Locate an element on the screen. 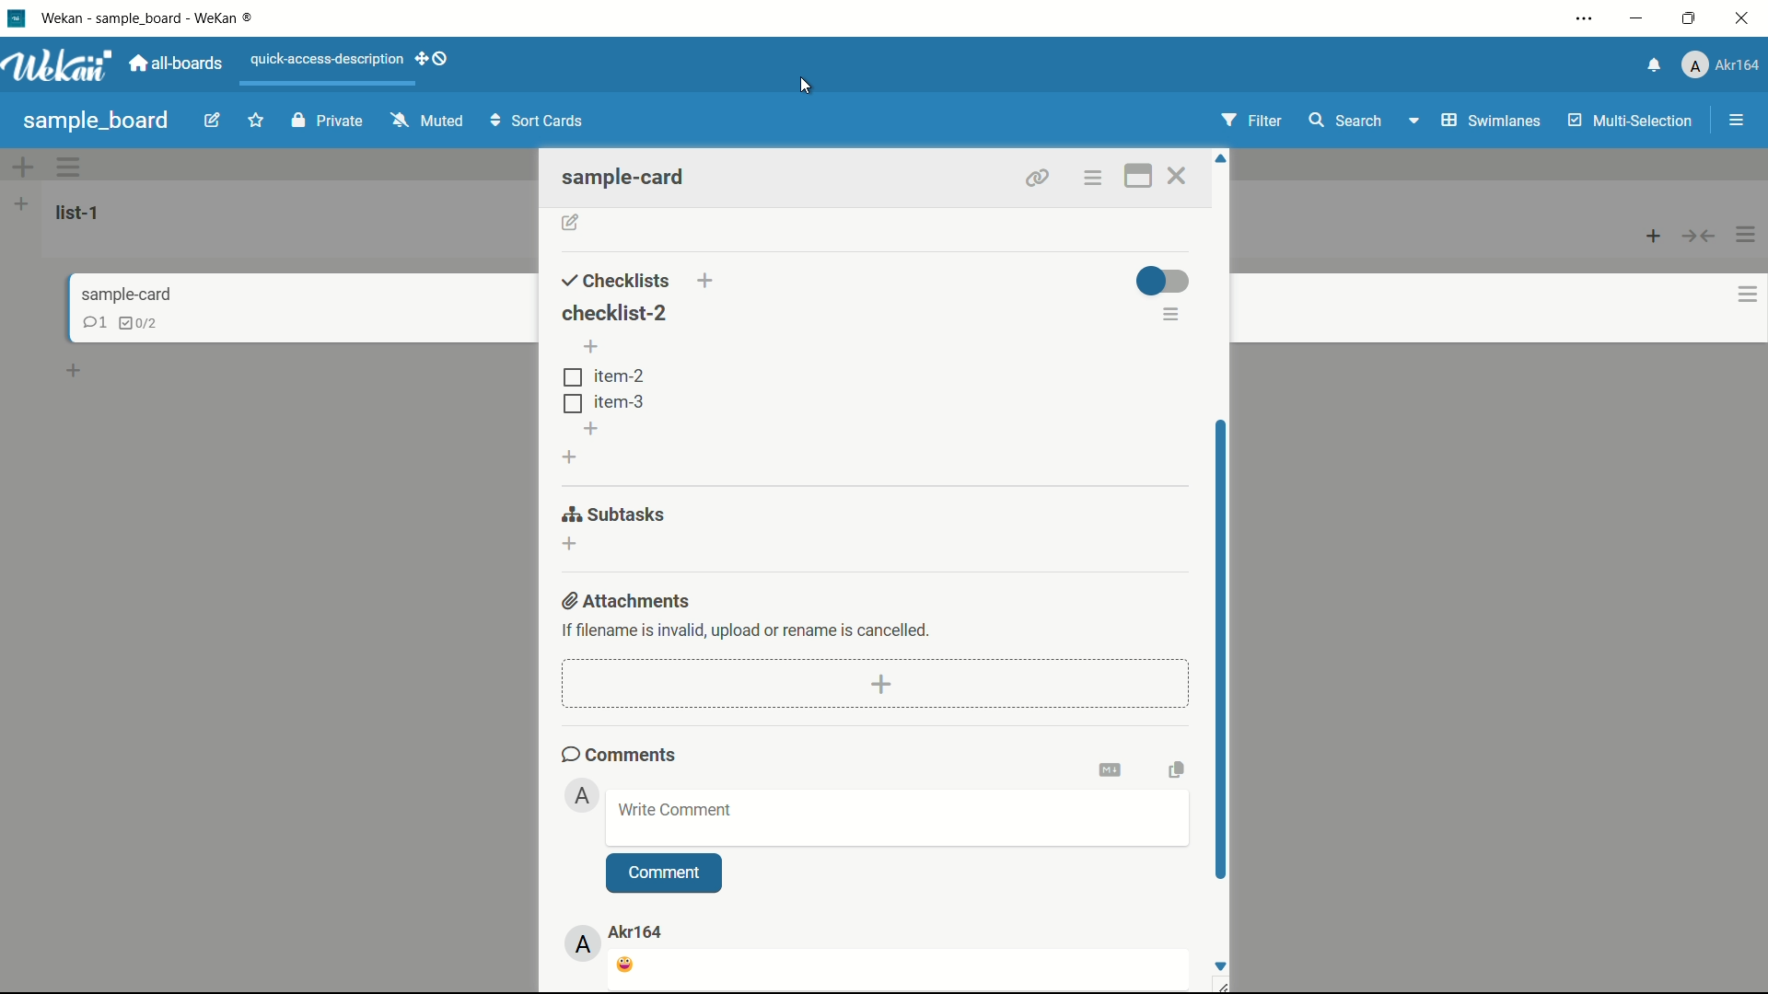 This screenshot has height=994, width=1768. search is located at coordinates (1347, 120).